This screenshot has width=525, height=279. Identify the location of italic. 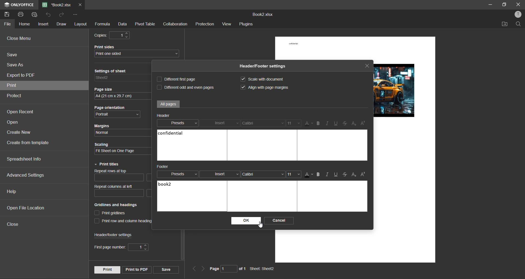
(327, 175).